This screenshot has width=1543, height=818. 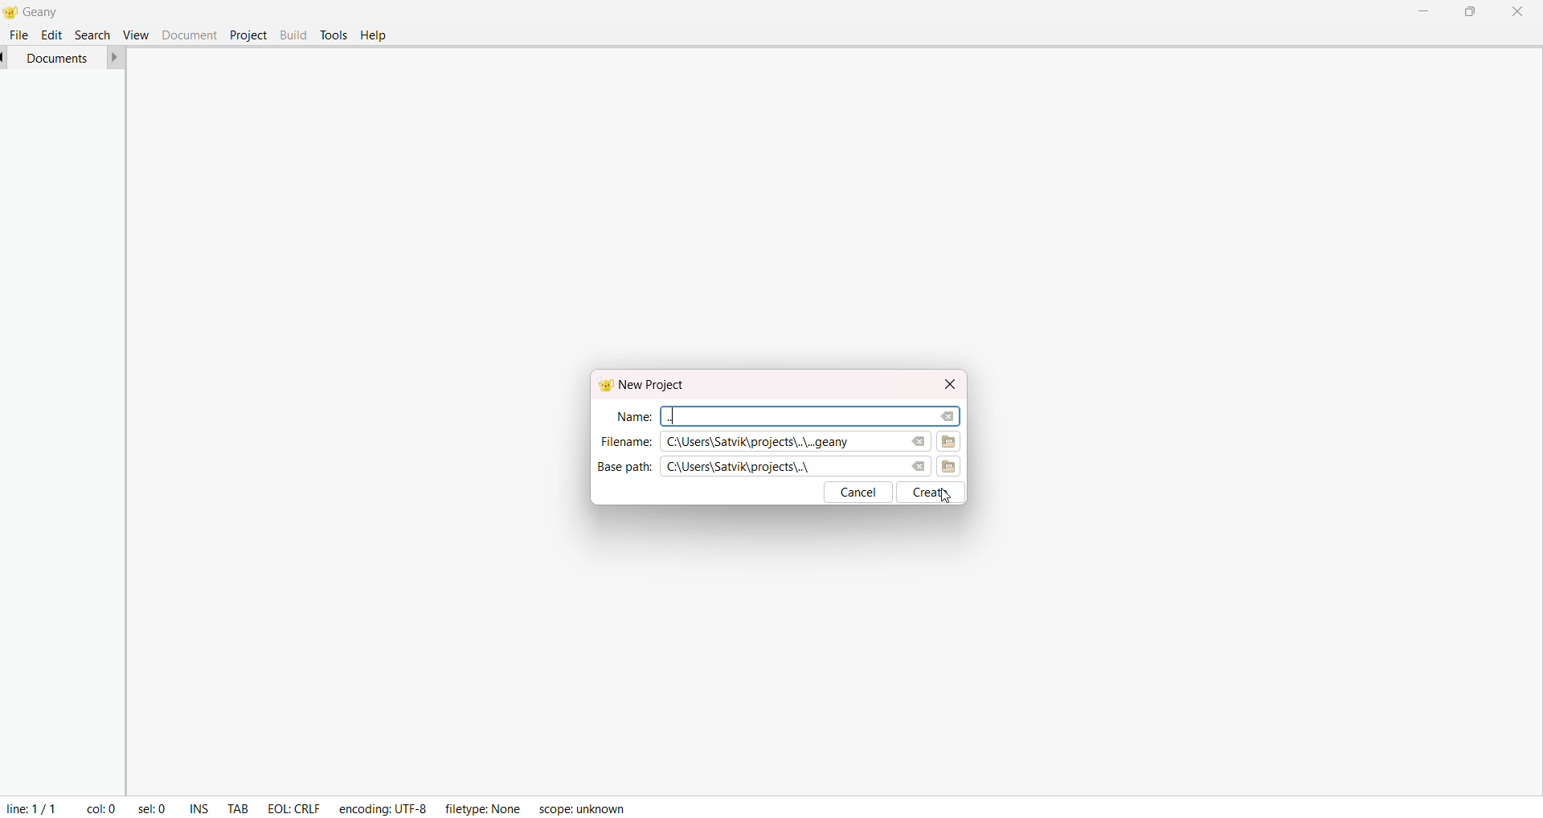 I want to click on clear base path, so click(x=919, y=464).